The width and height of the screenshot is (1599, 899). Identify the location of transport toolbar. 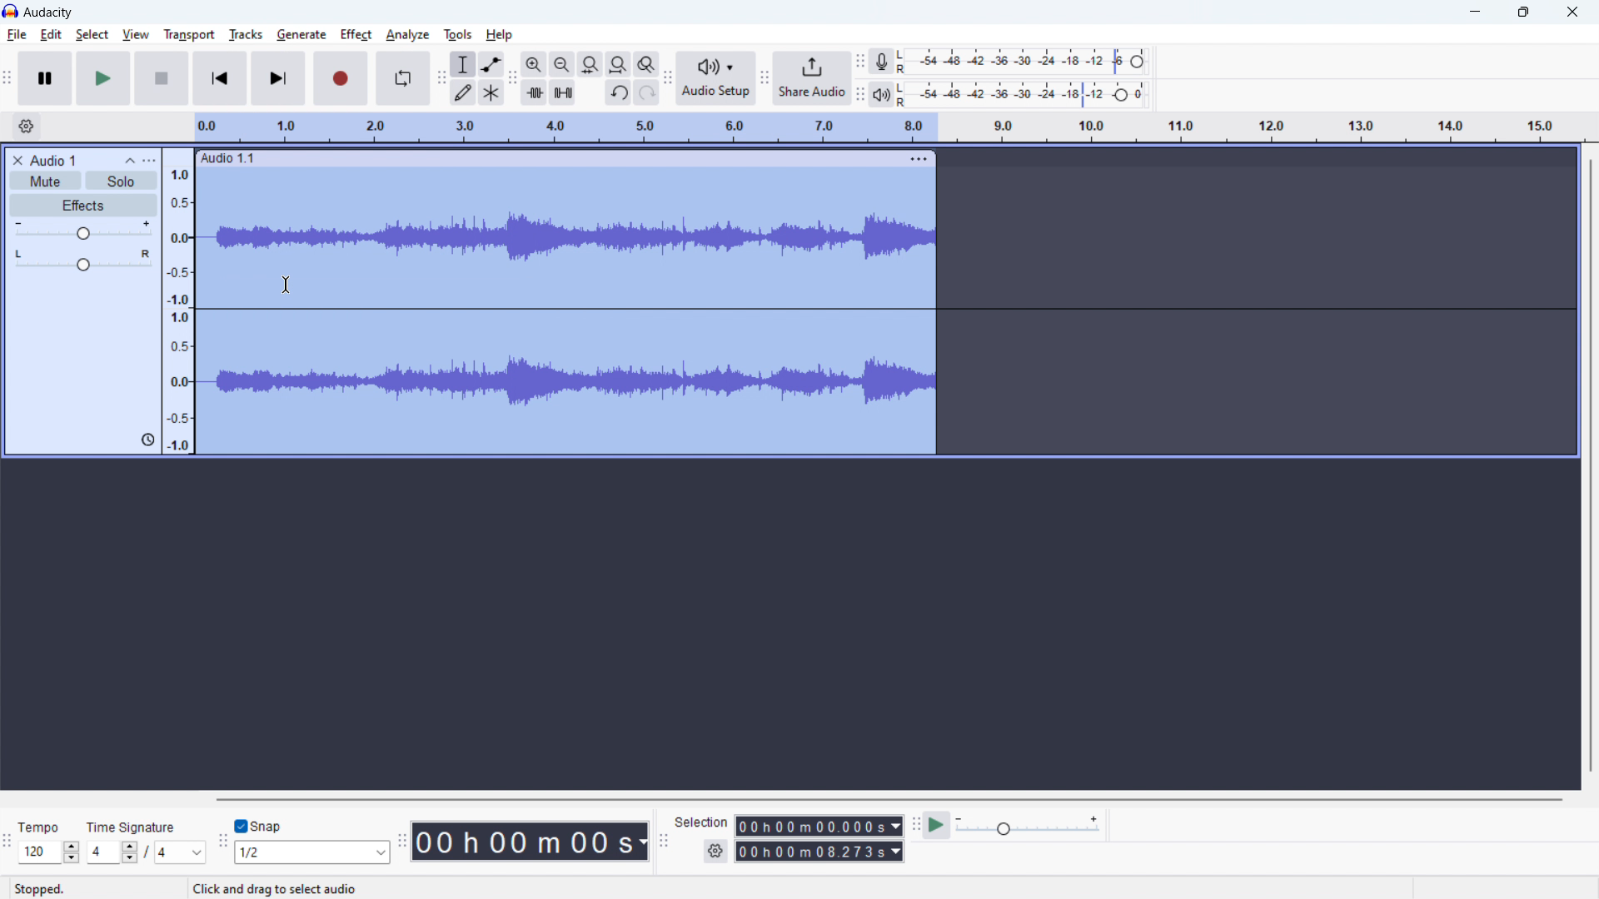
(7, 79).